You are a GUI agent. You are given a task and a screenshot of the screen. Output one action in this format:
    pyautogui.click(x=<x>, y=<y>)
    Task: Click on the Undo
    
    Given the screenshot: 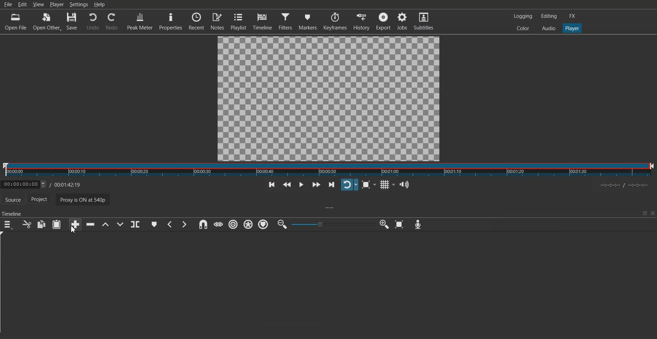 What is the action you would take?
    pyautogui.click(x=93, y=22)
    